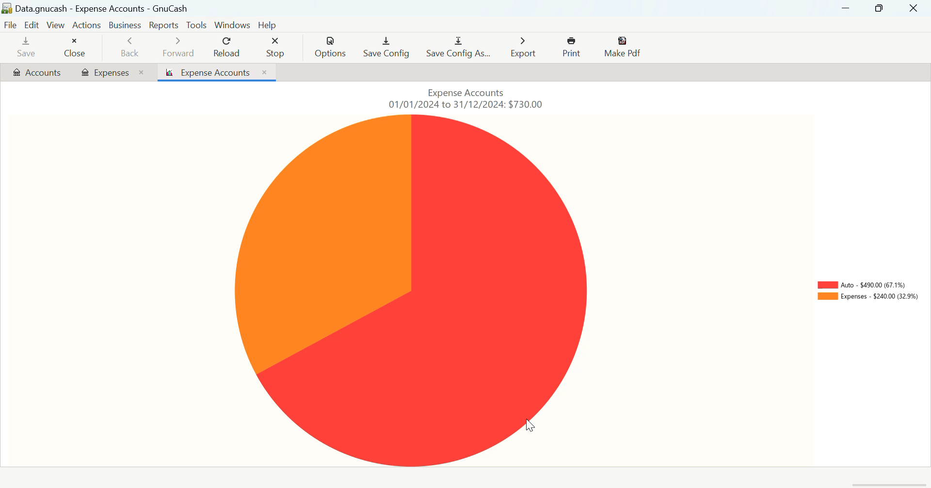 Image resolution: width=931 pixels, height=488 pixels. I want to click on Piechart Visual Representation, so click(415, 291).